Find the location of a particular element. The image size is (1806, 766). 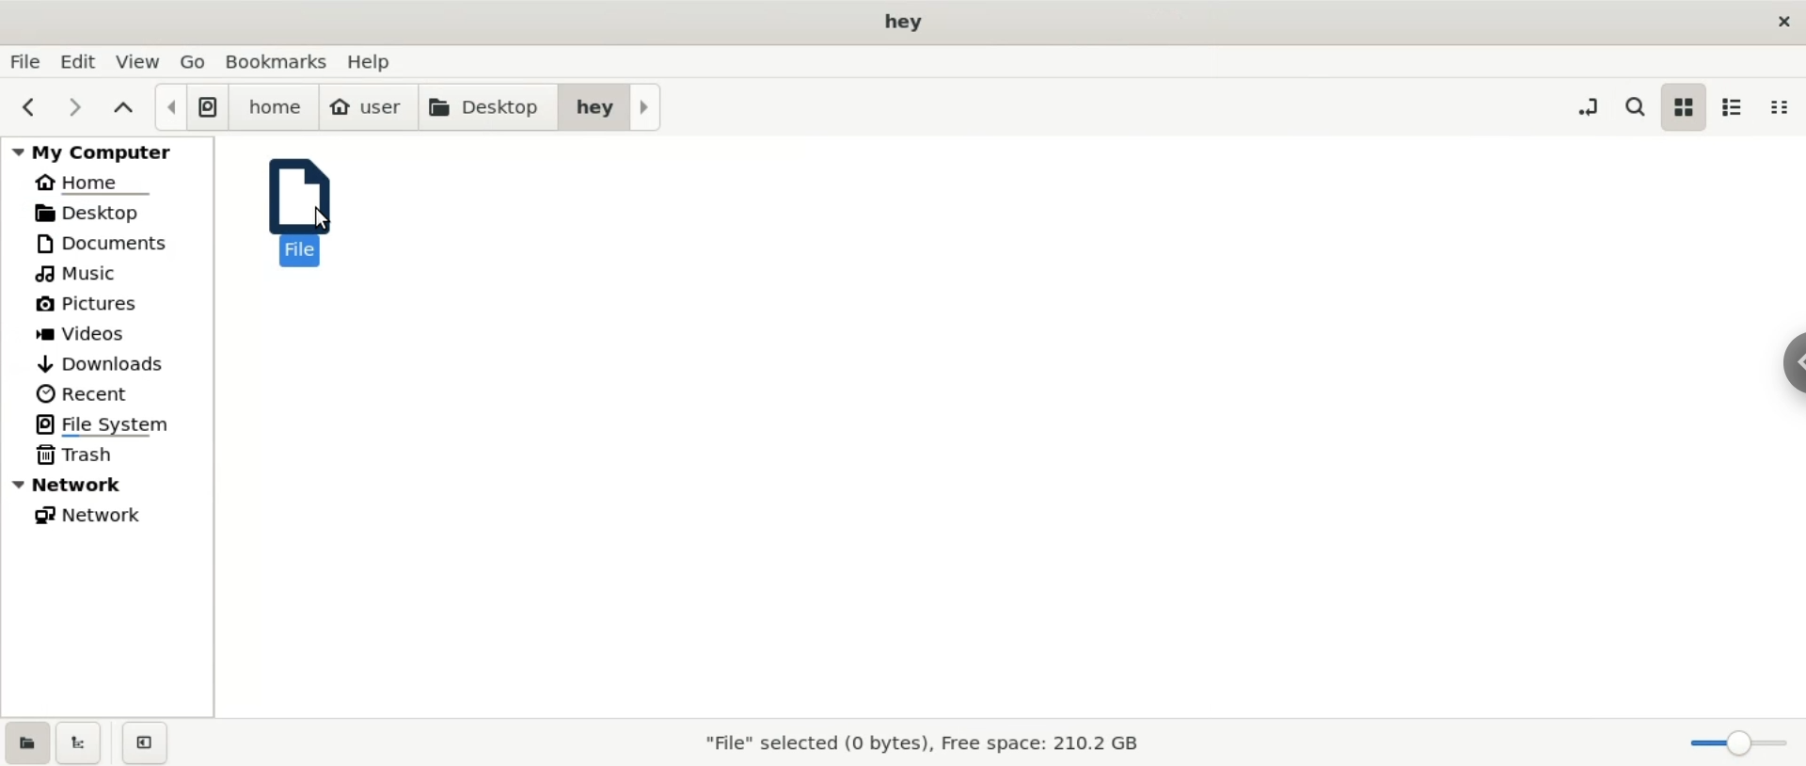

icon view is located at coordinates (1685, 108).